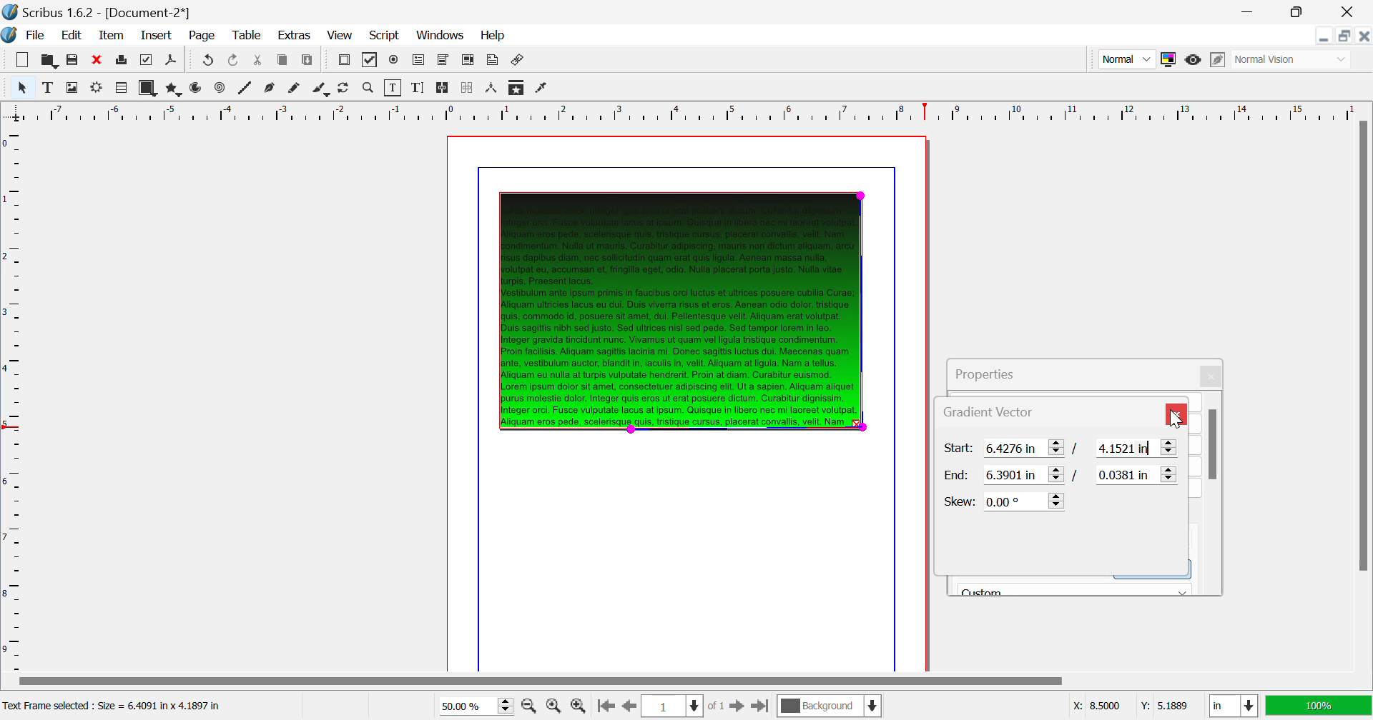 This screenshot has width=1373, height=720. Describe the element at coordinates (708, 111) in the screenshot. I see `Vertical Page Margin` at that location.